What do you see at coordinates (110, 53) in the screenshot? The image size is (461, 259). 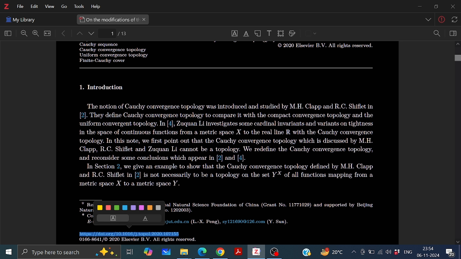 I see `` at bounding box center [110, 53].